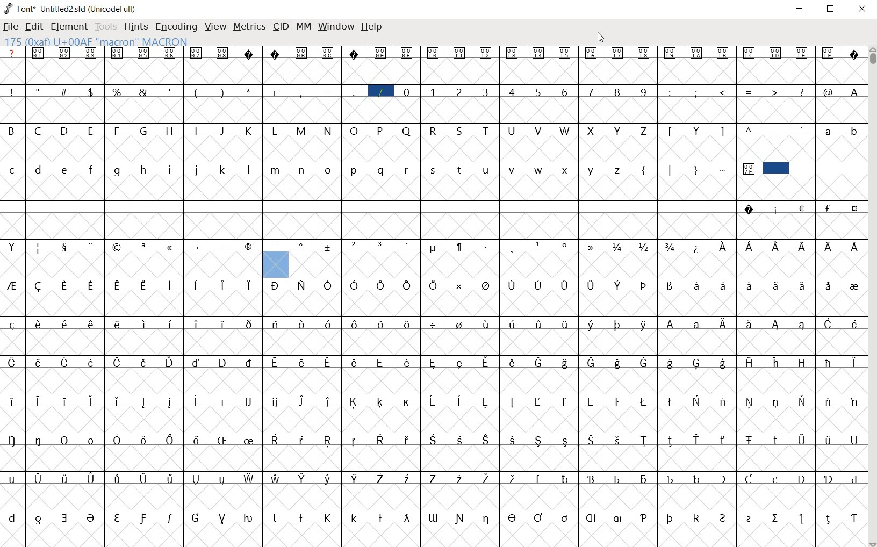  Describe the element at coordinates (171, 285) in the screenshot. I see `Symbol` at that location.